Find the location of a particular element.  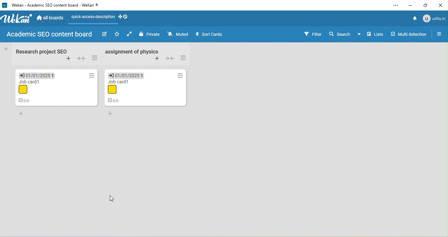

quick access description is located at coordinates (92, 19).